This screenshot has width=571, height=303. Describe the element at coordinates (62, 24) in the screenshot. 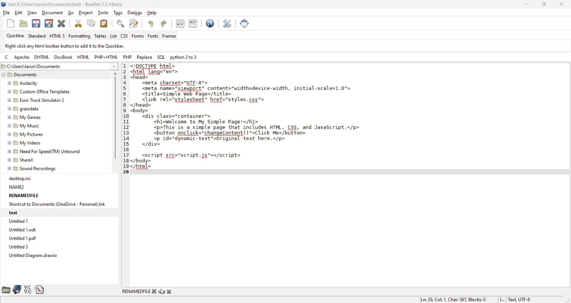

I see `close file` at that location.